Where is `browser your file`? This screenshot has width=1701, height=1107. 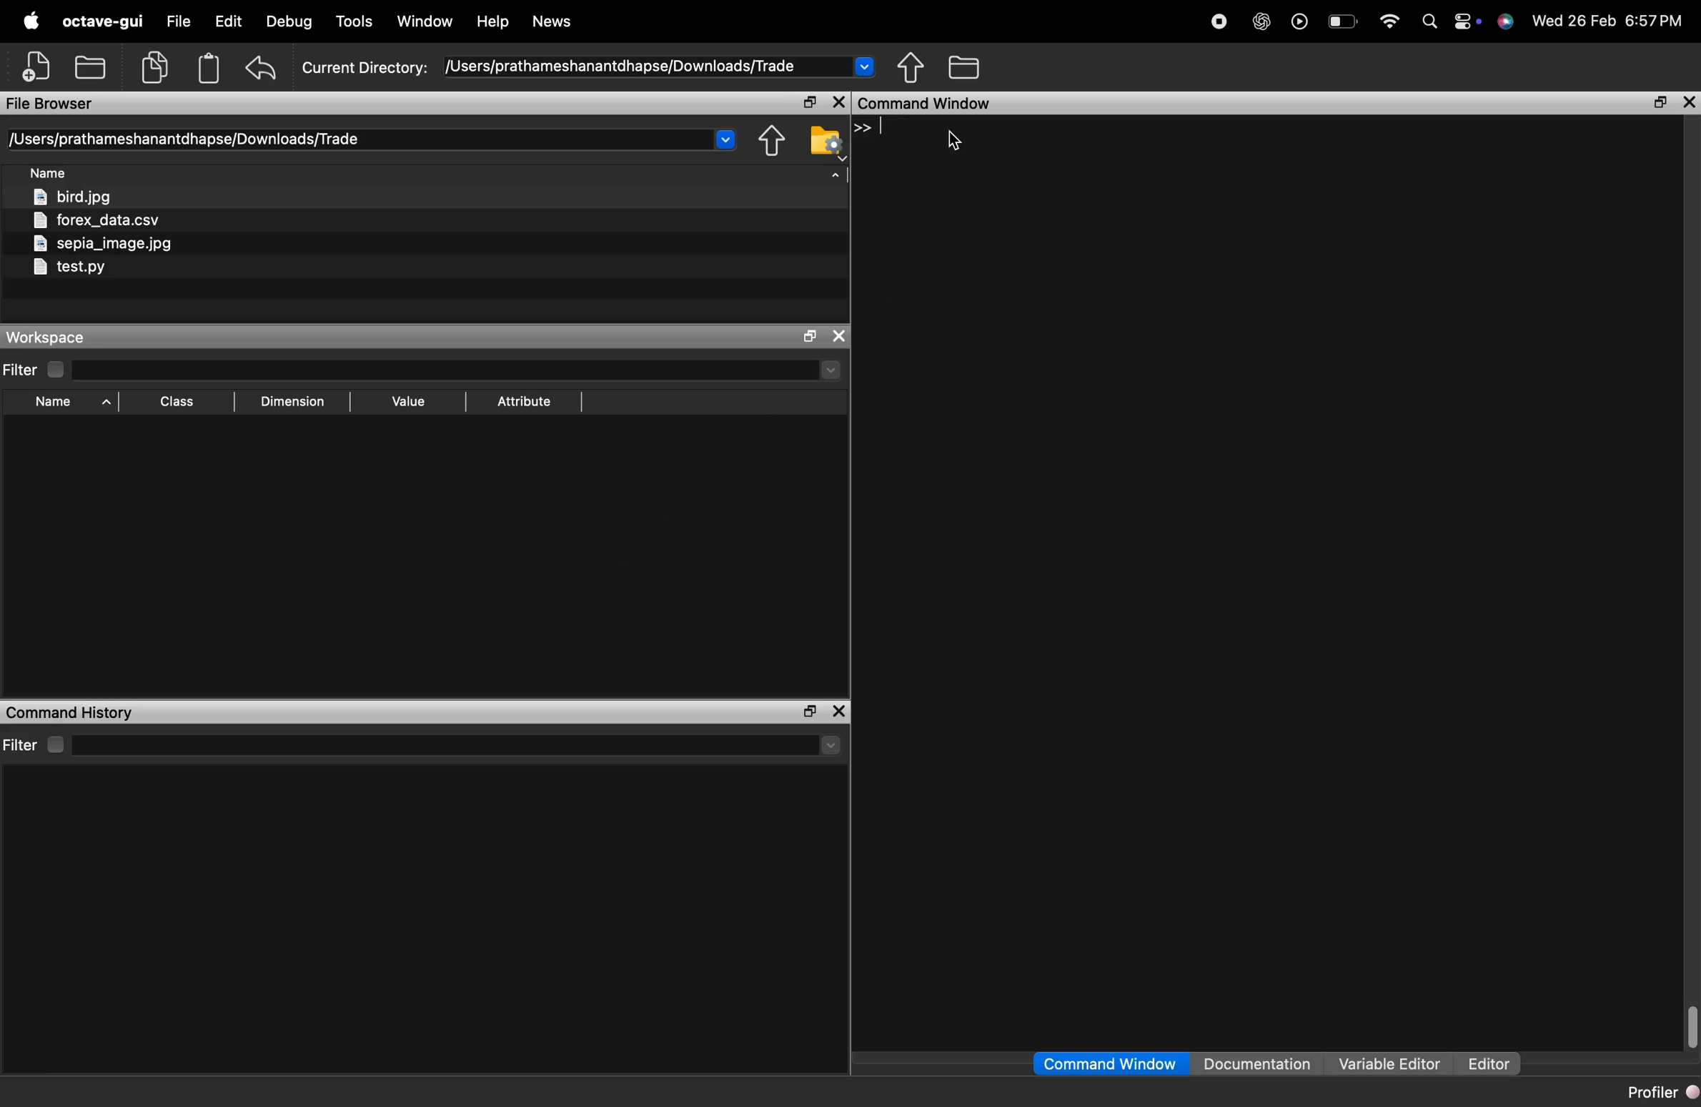 browser your file is located at coordinates (825, 145).